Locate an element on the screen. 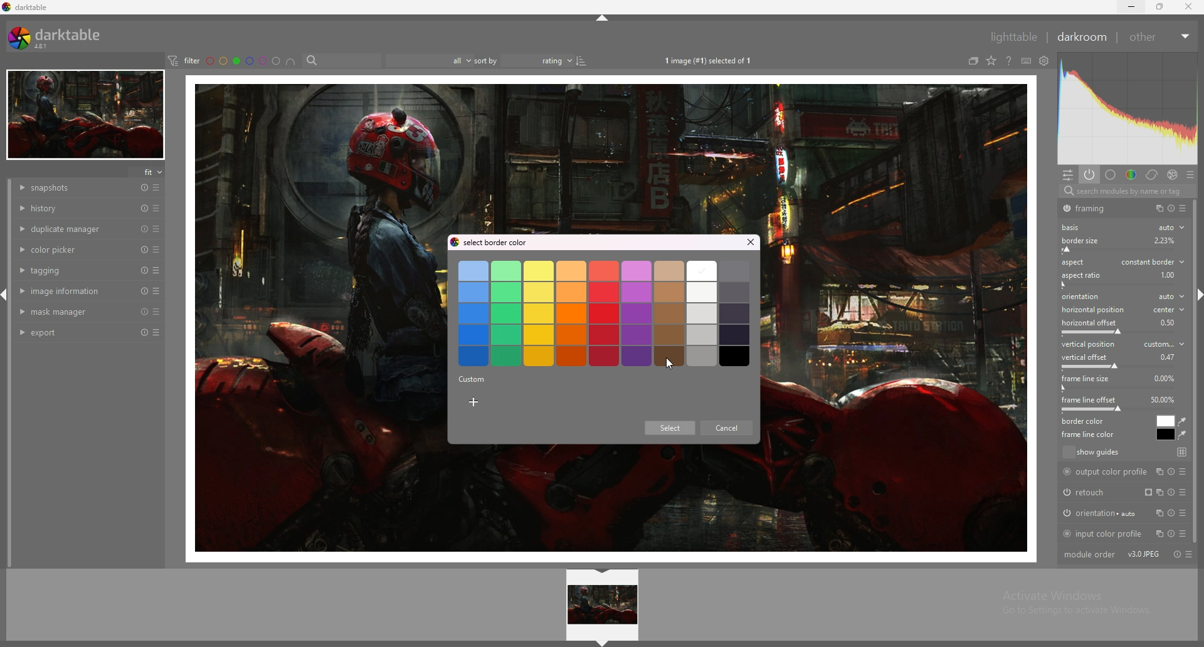  Select is located at coordinates (669, 429).